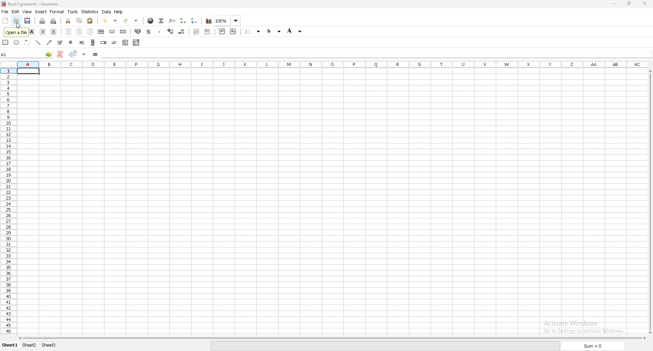 The height and width of the screenshot is (351, 653). What do you see at coordinates (173, 21) in the screenshot?
I see `function` at bounding box center [173, 21].